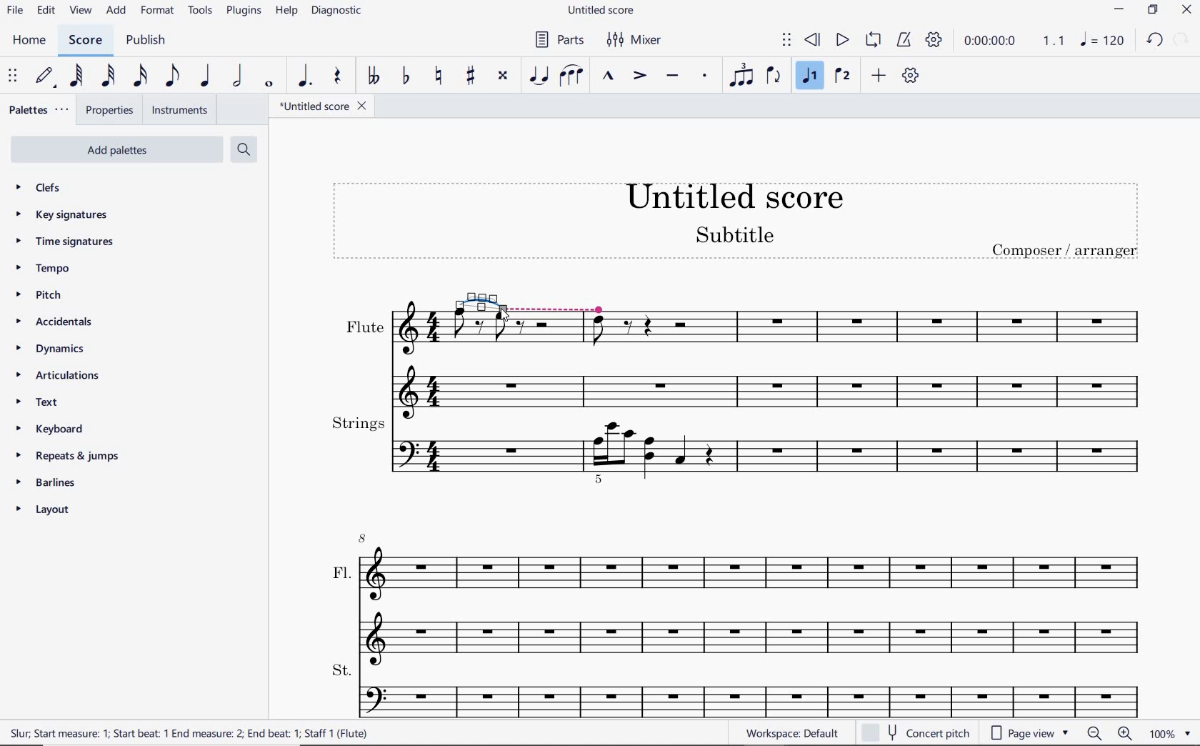 Image resolution: width=1200 pixels, height=746 pixels. What do you see at coordinates (671, 76) in the screenshot?
I see `TENUTO` at bounding box center [671, 76].